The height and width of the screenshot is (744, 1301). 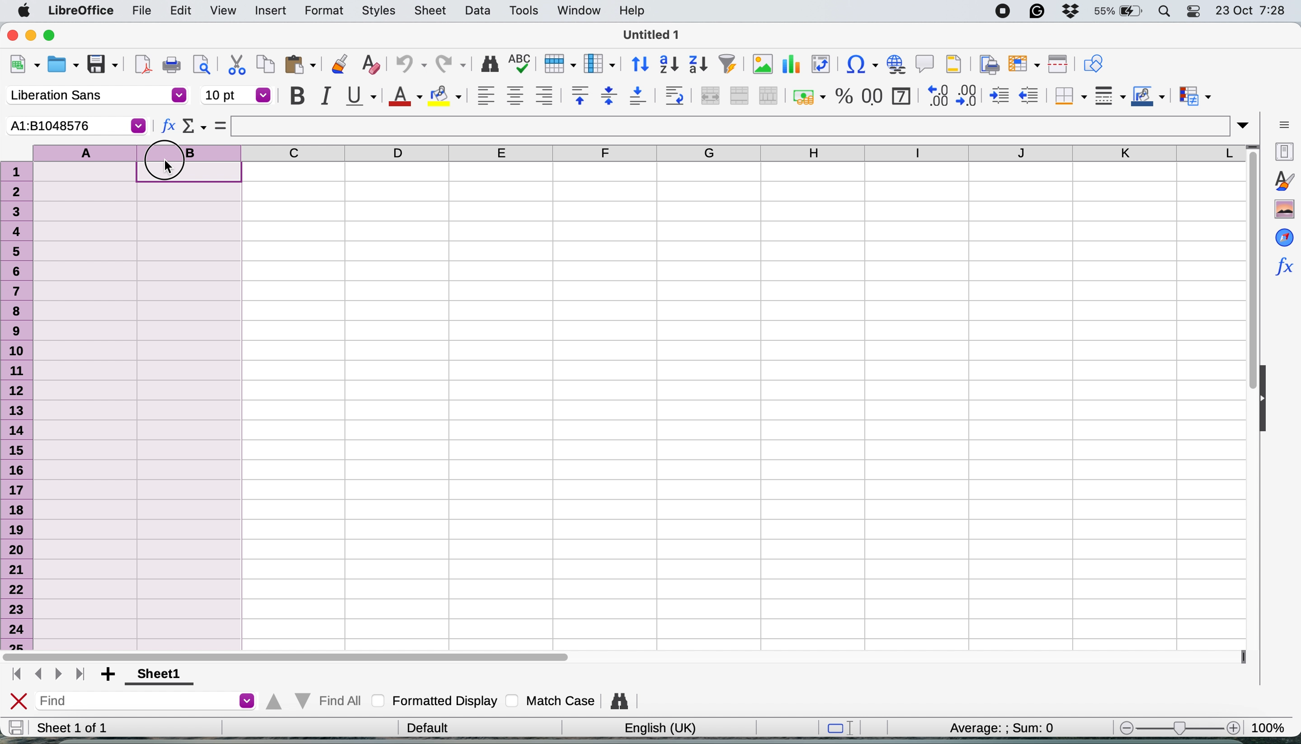 What do you see at coordinates (998, 11) in the screenshot?
I see `screen recorder` at bounding box center [998, 11].